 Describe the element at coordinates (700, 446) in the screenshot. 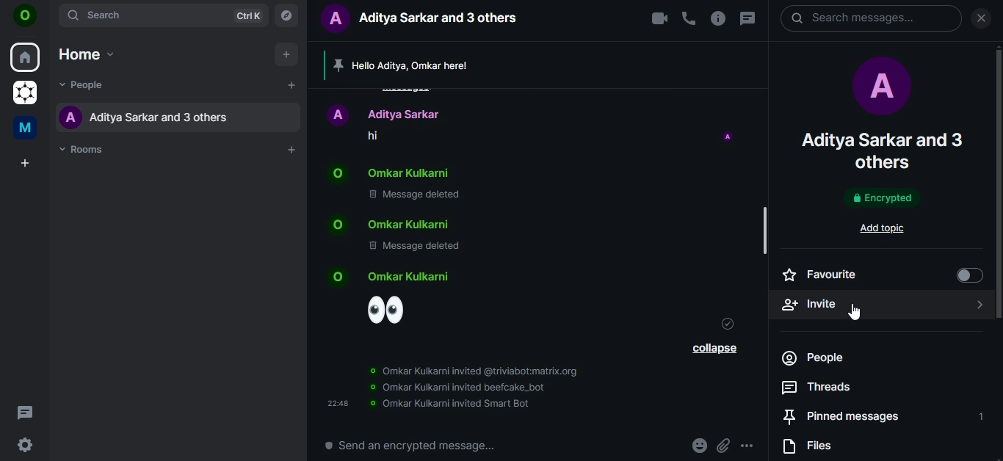

I see `emoji` at that location.